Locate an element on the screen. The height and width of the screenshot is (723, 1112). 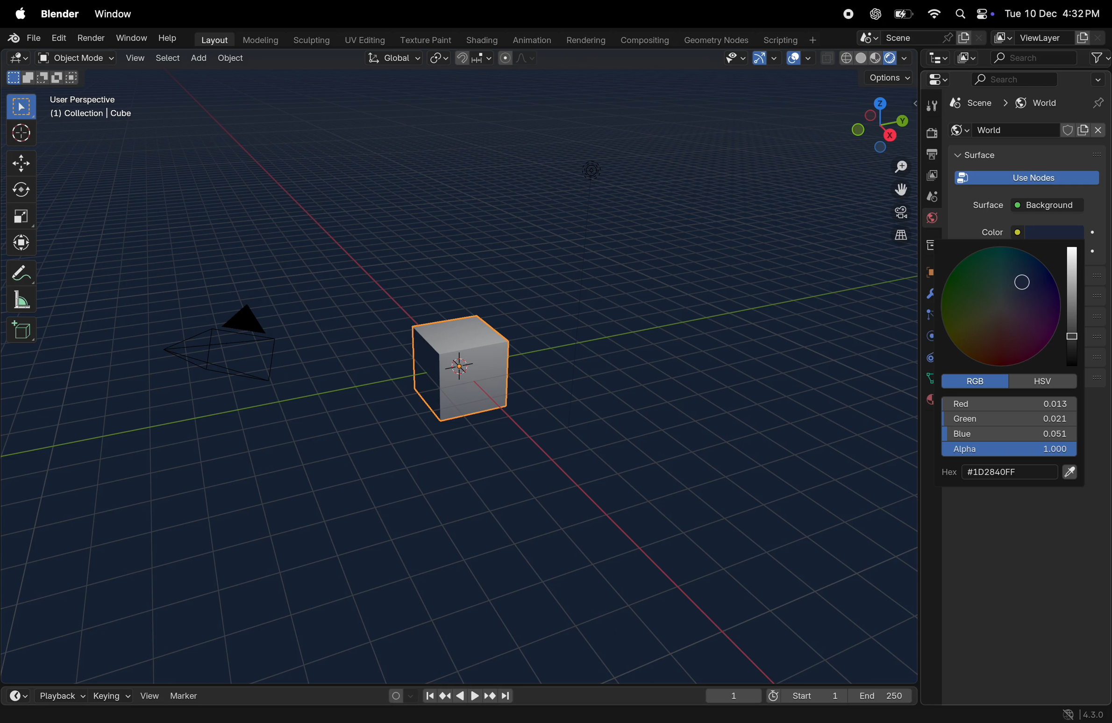
 is located at coordinates (930, 155).